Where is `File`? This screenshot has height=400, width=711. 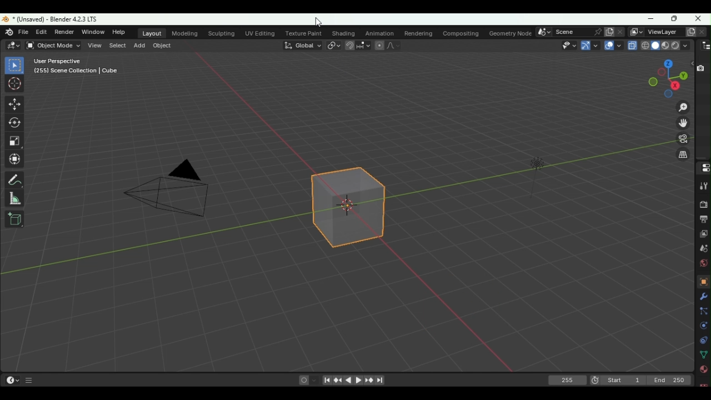
File is located at coordinates (24, 32).